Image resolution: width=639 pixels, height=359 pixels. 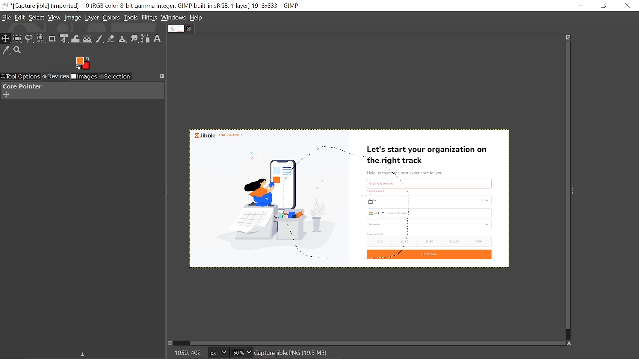 What do you see at coordinates (100, 40) in the screenshot?
I see `Paintbrush tool` at bounding box center [100, 40].